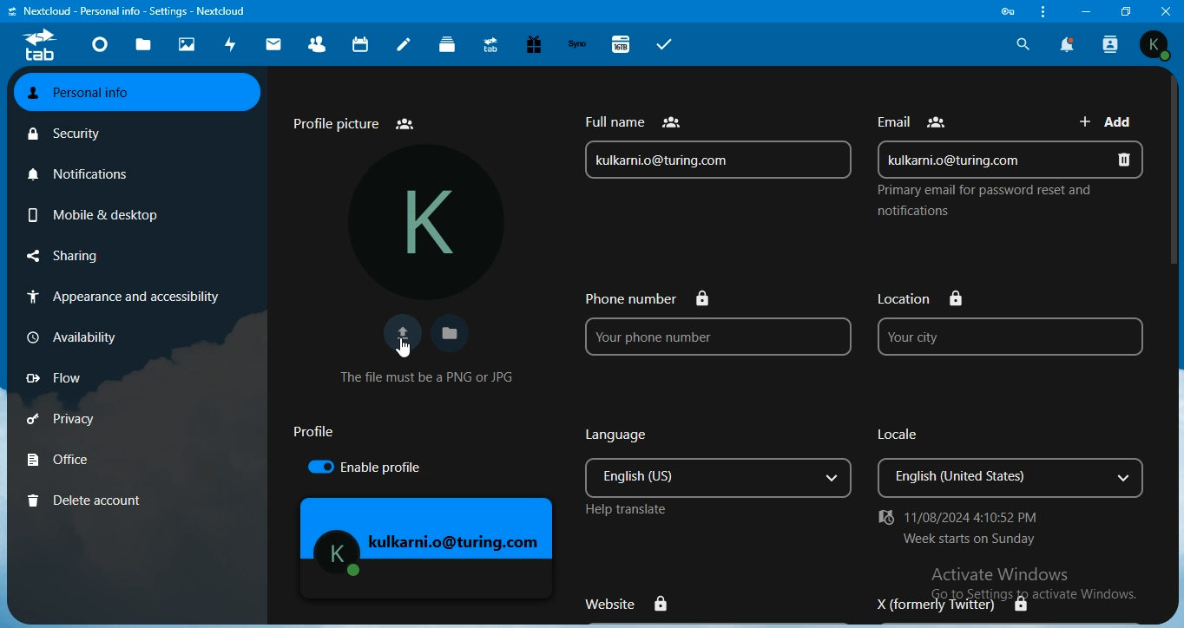 This screenshot has height=628, width=1184. I want to click on search contact, so click(1112, 44).